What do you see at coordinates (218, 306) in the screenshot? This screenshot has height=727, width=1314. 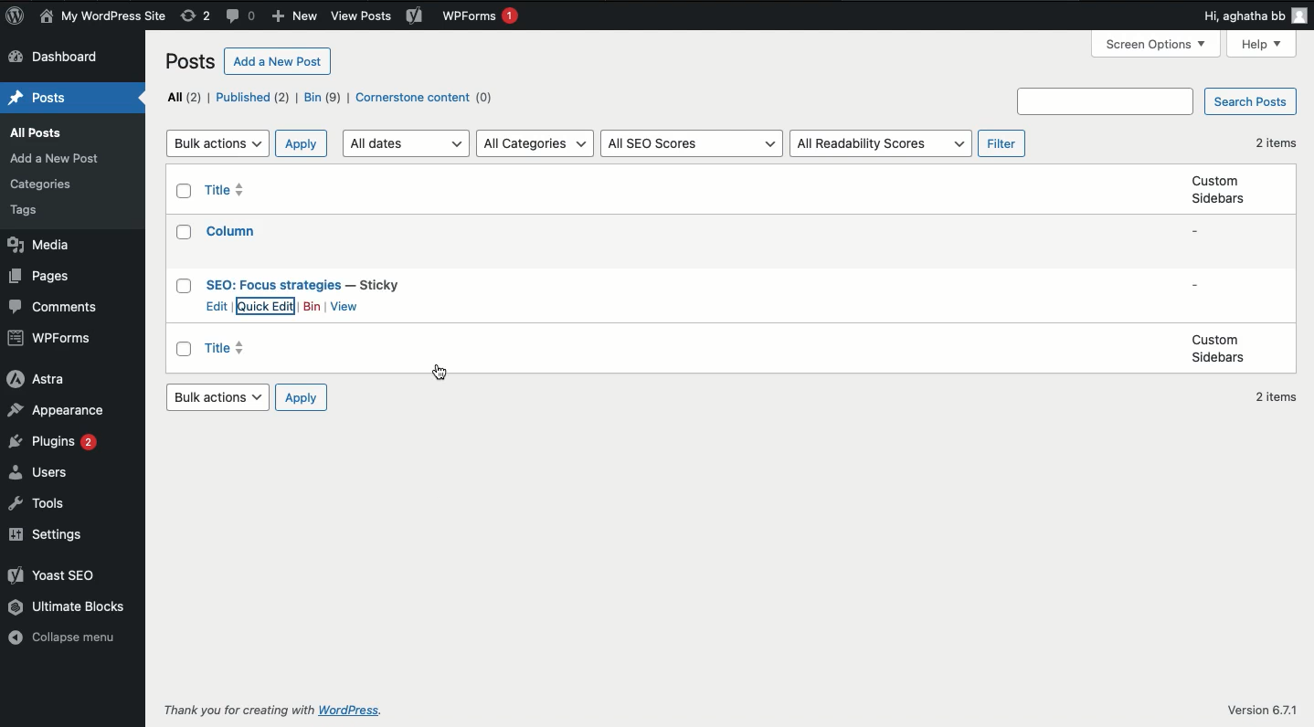 I see `Edit` at bounding box center [218, 306].